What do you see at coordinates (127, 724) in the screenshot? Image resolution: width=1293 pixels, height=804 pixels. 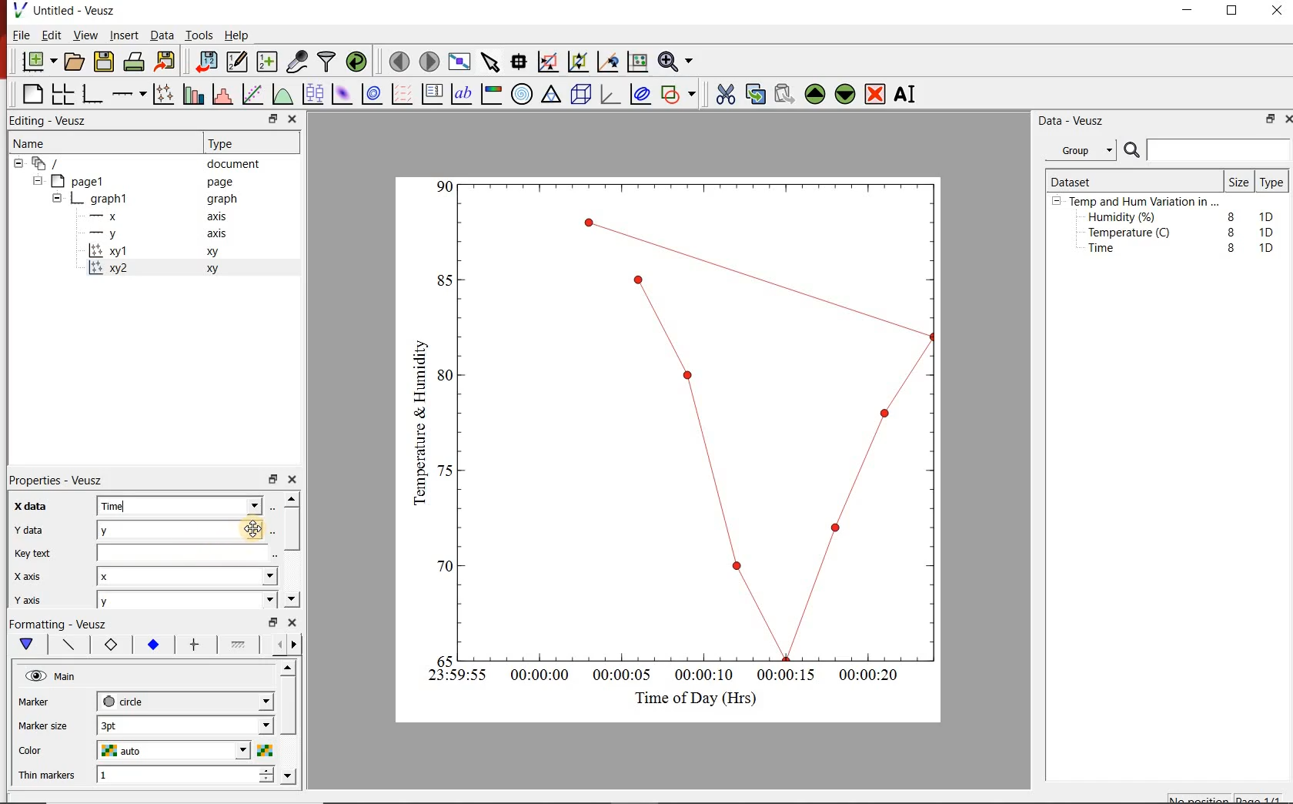 I see `3pt` at bounding box center [127, 724].